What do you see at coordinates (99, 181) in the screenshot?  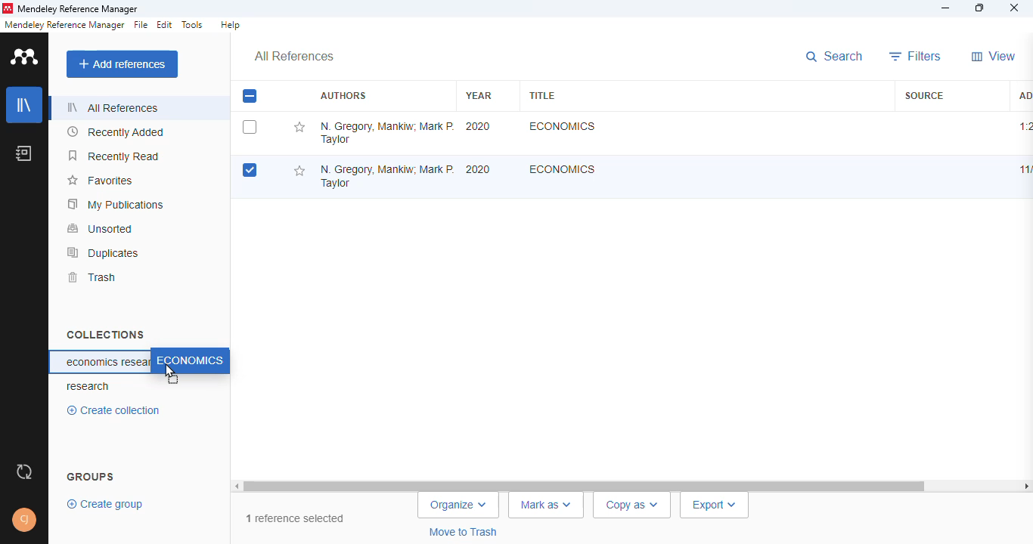 I see `favorites` at bounding box center [99, 181].